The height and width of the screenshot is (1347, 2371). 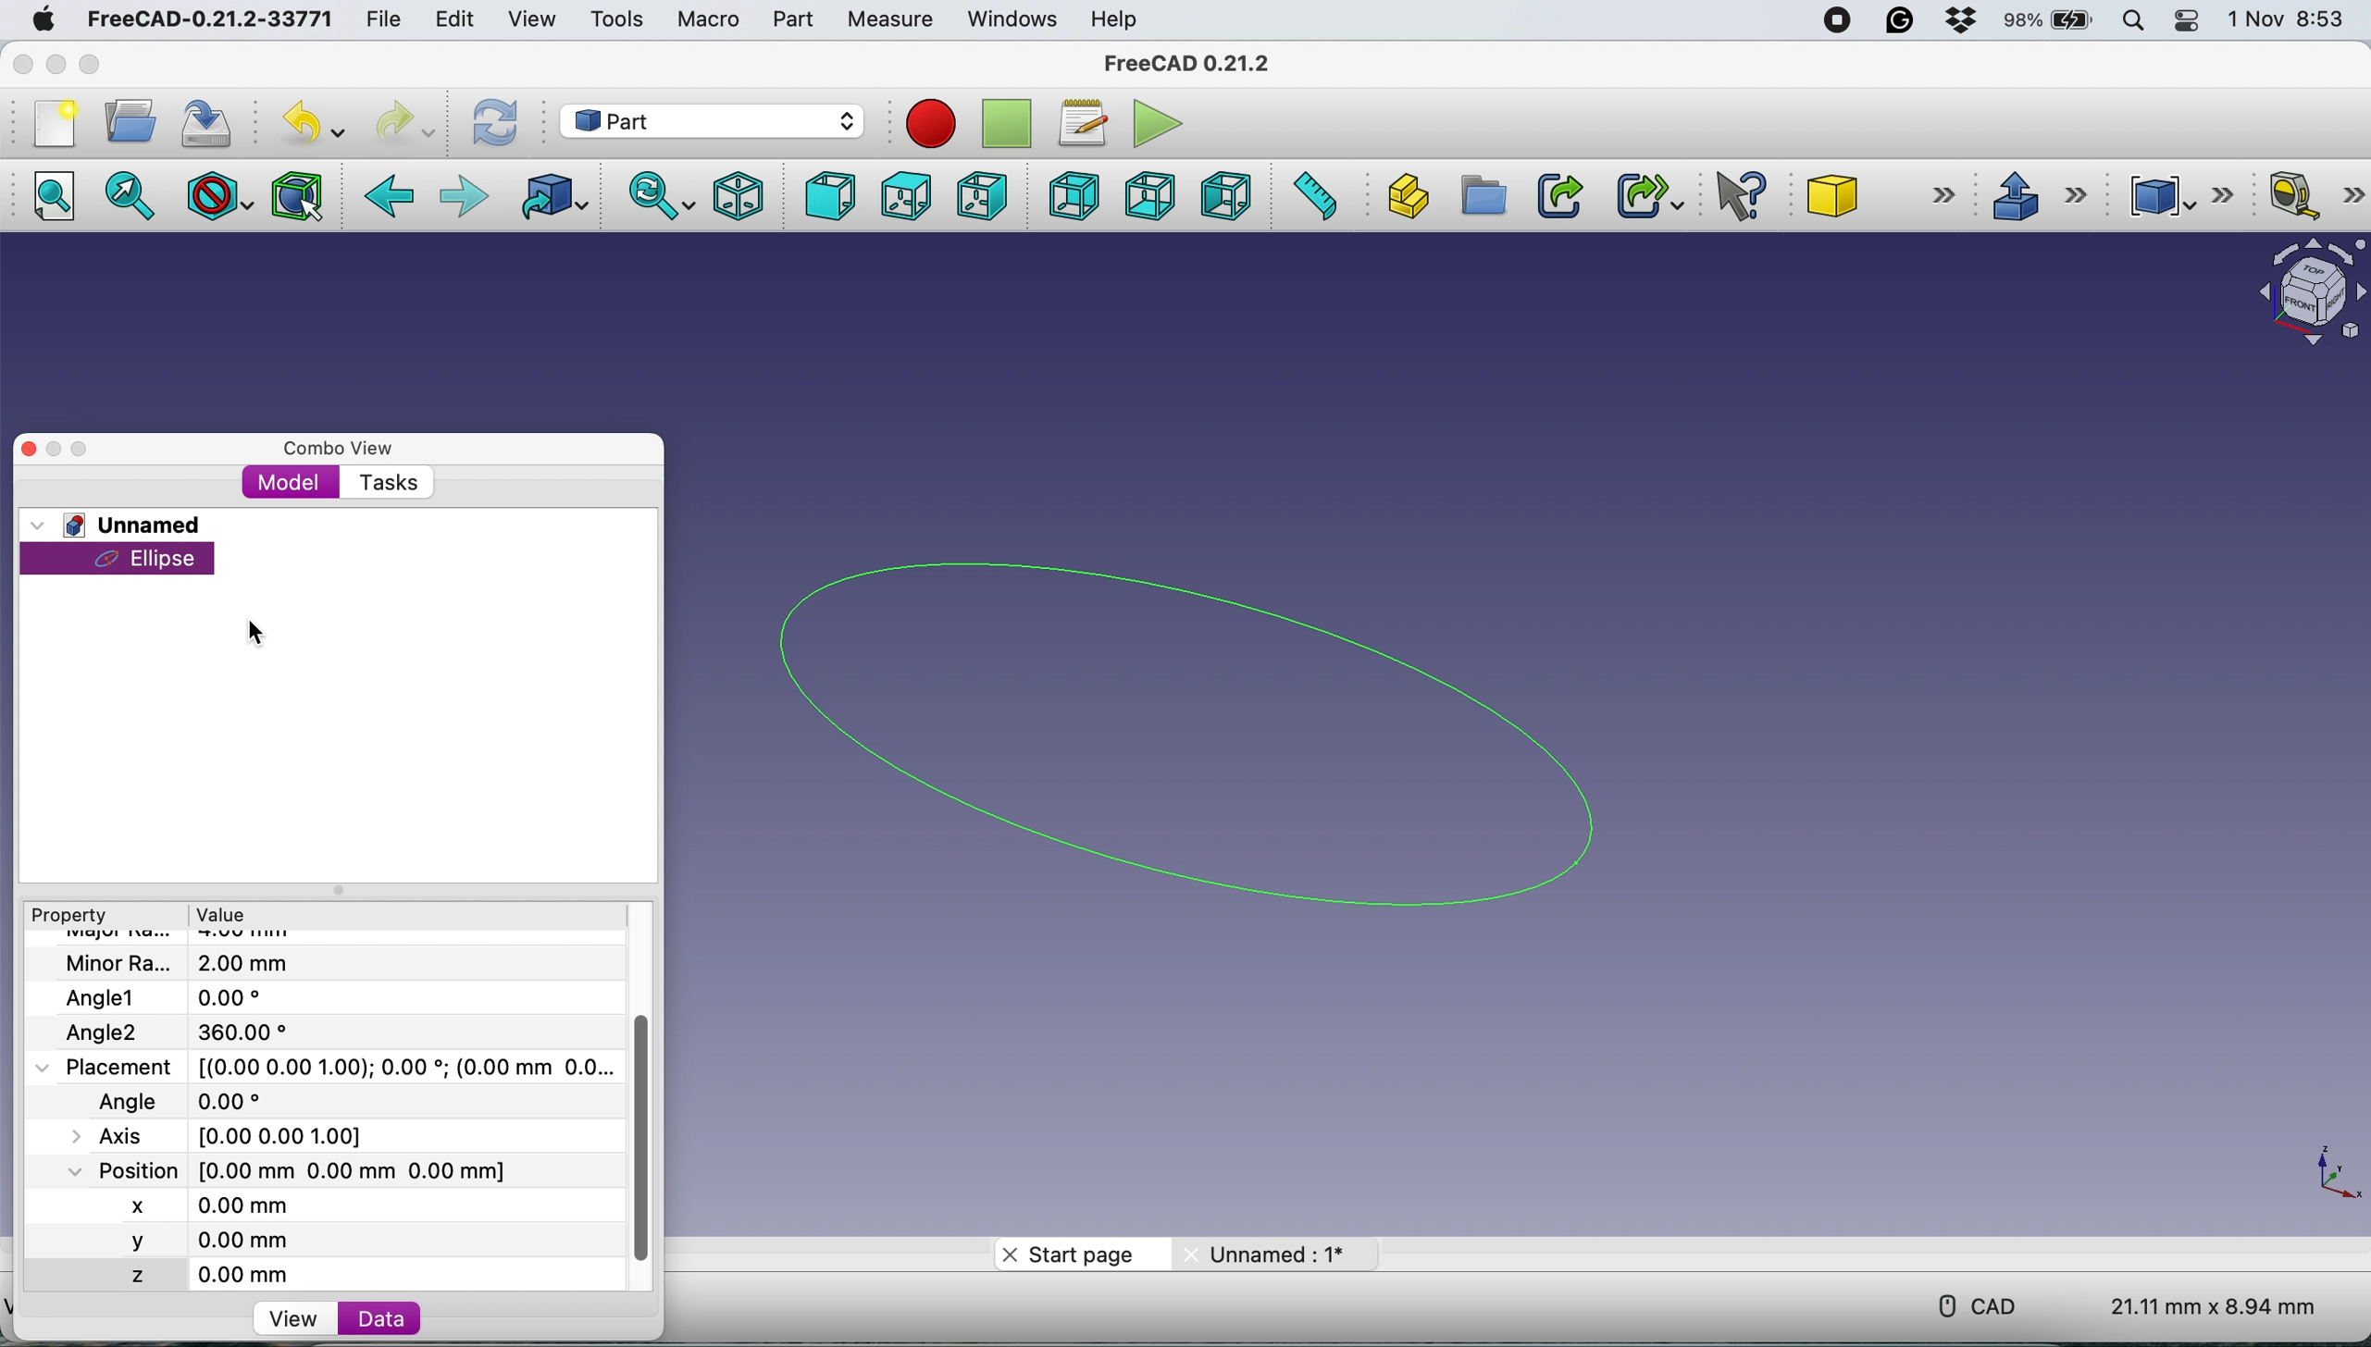 What do you see at coordinates (985, 195) in the screenshot?
I see `right` at bounding box center [985, 195].